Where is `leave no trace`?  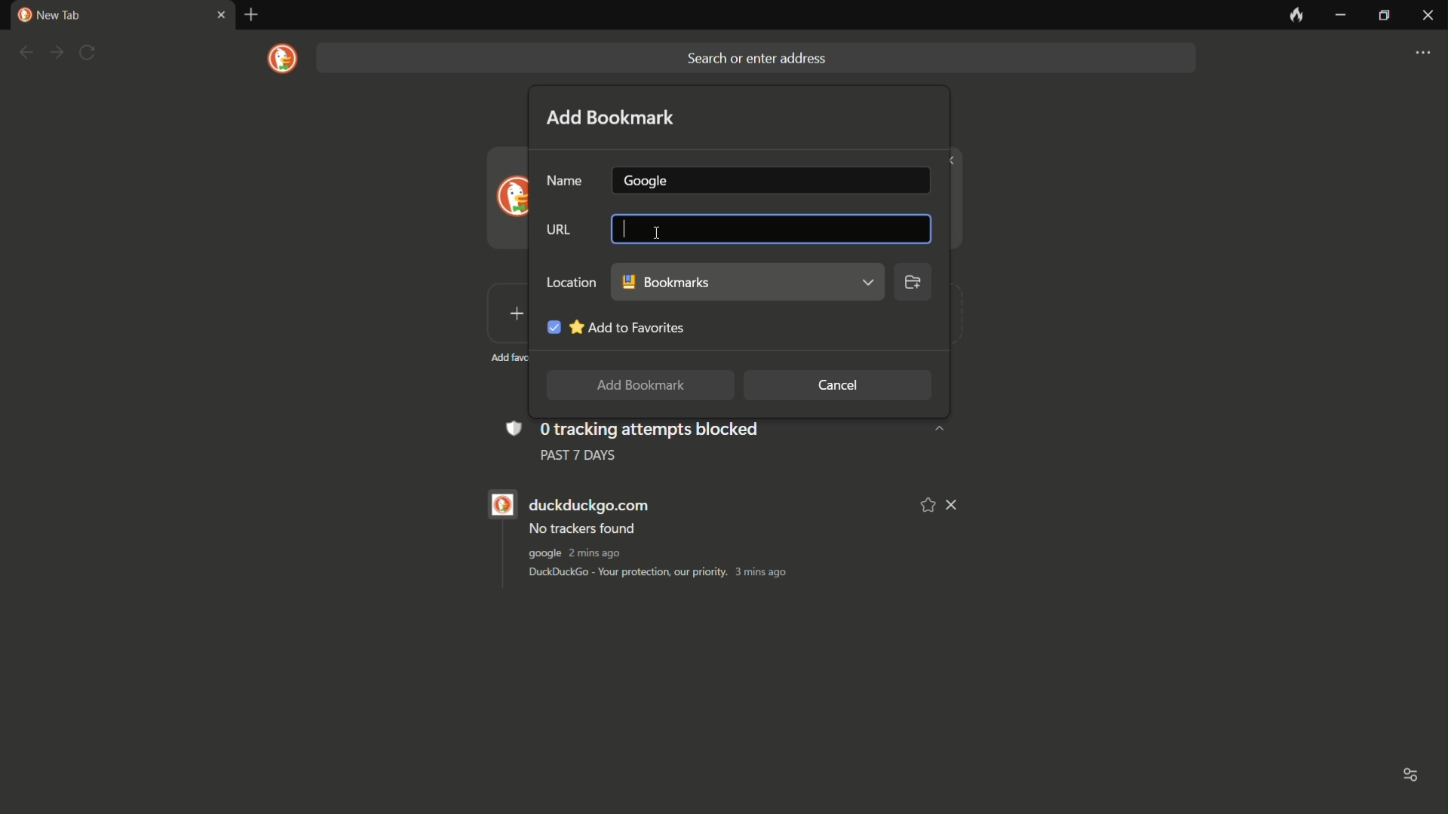 leave no trace is located at coordinates (1295, 16).